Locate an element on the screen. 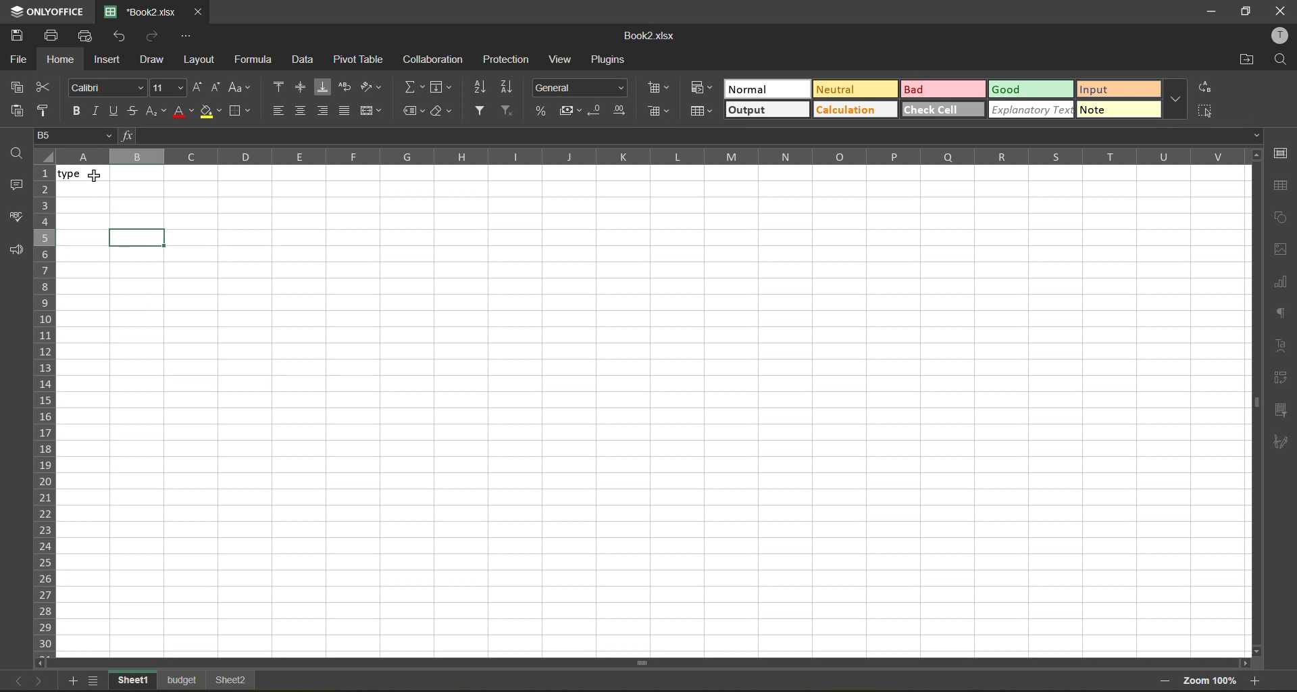 The image size is (1297, 692). cell address is located at coordinates (78, 135).